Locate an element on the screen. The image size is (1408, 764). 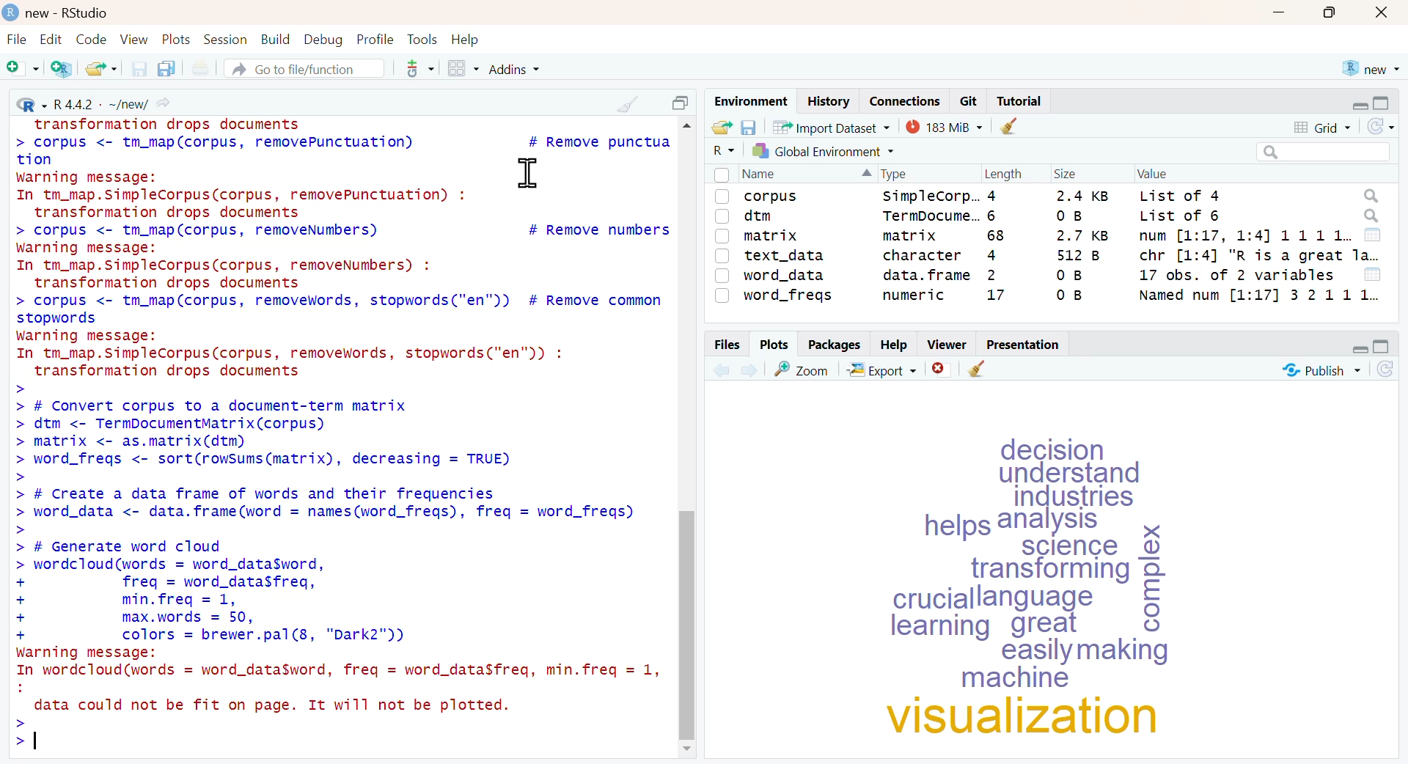
word_data is located at coordinates (786, 275).